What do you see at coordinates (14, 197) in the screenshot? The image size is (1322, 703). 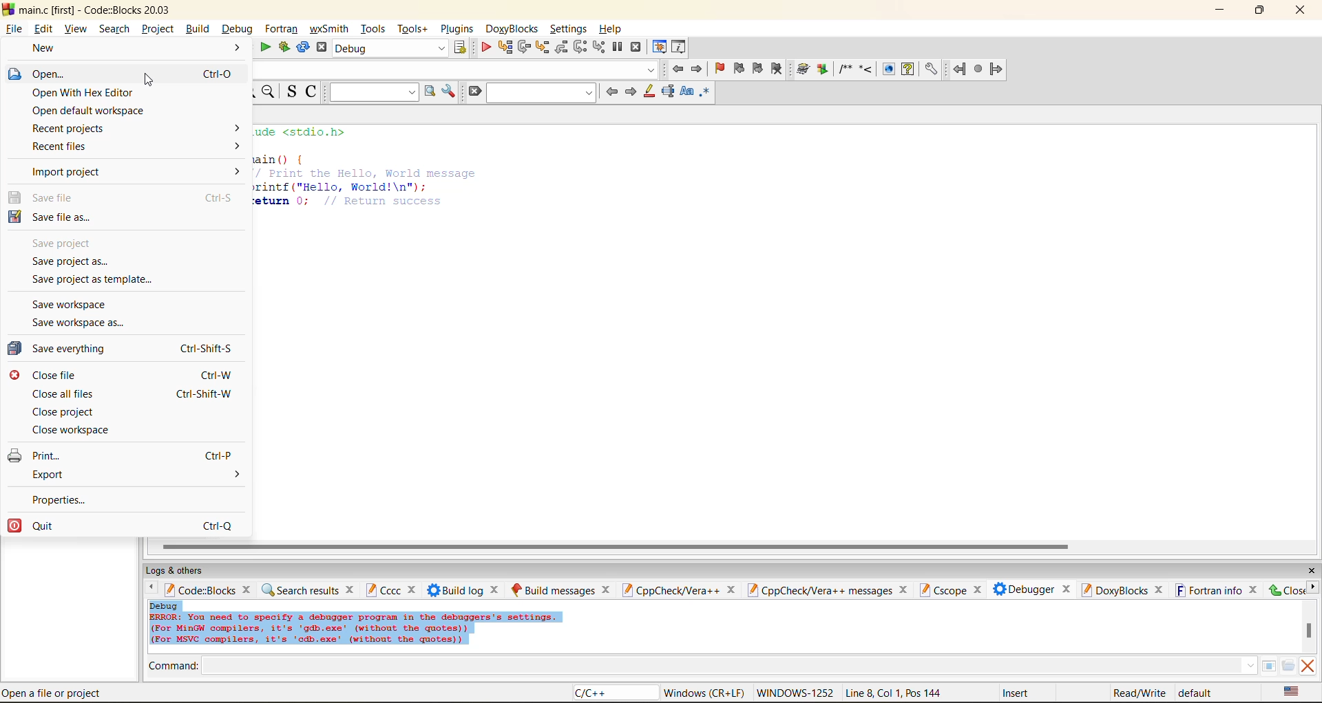 I see `save icon` at bounding box center [14, 197].